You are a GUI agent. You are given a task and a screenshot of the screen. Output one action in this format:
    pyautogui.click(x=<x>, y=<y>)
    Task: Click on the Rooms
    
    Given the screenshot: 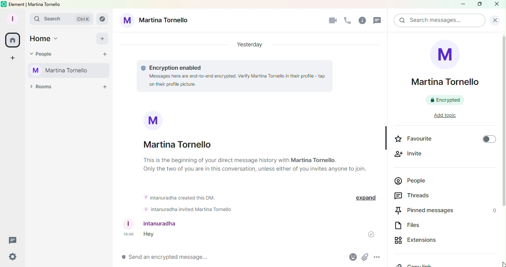 What is the action you would take?
    pyautogui.click(x=40, y=87)
    